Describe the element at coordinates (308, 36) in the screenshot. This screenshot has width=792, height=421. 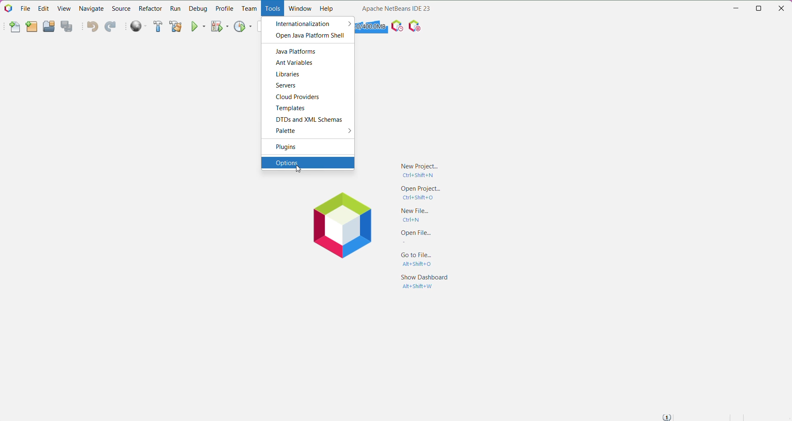
I see `Open Java Platform Shell` at that location.